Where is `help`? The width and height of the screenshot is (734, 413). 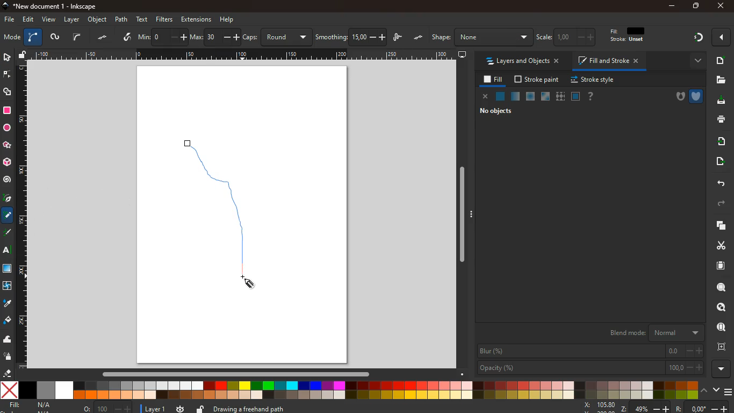
help is located at coordinates (589, 96).